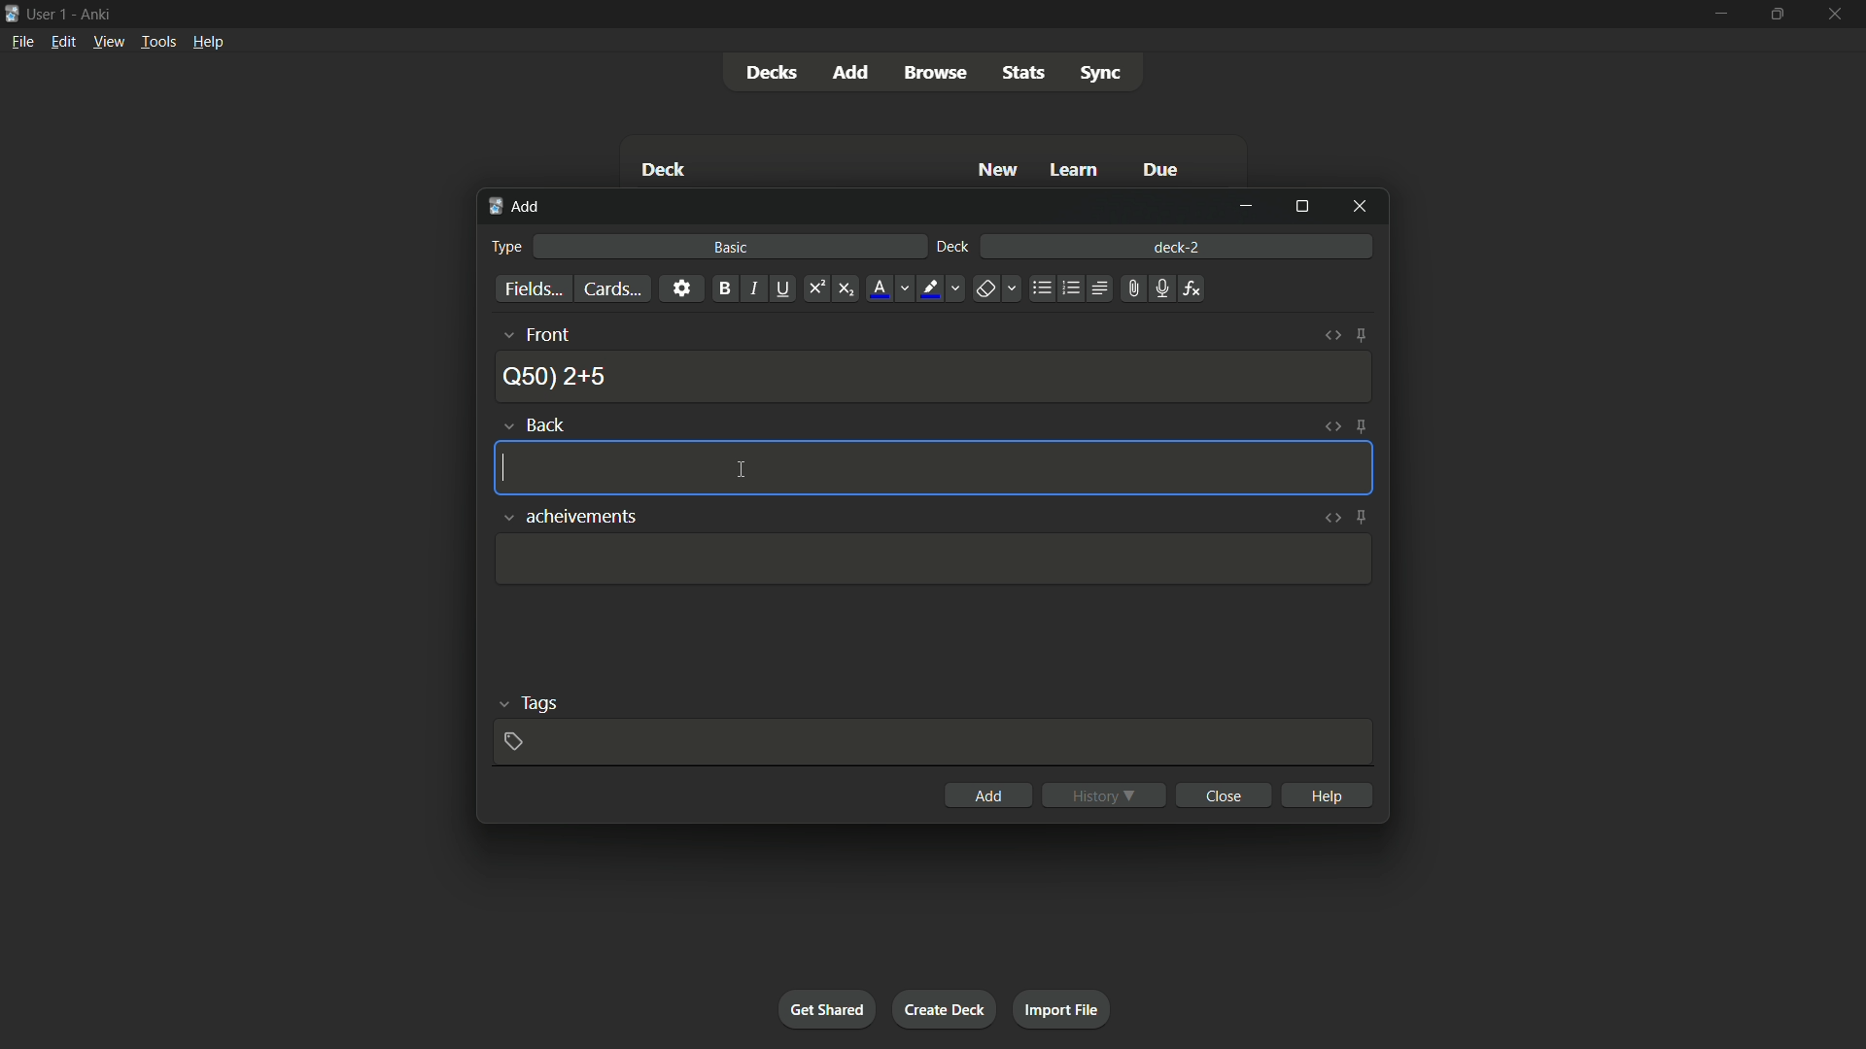  Describe the element at coordinates (109, 42) in the screenshot. I see `view menu` at that location.